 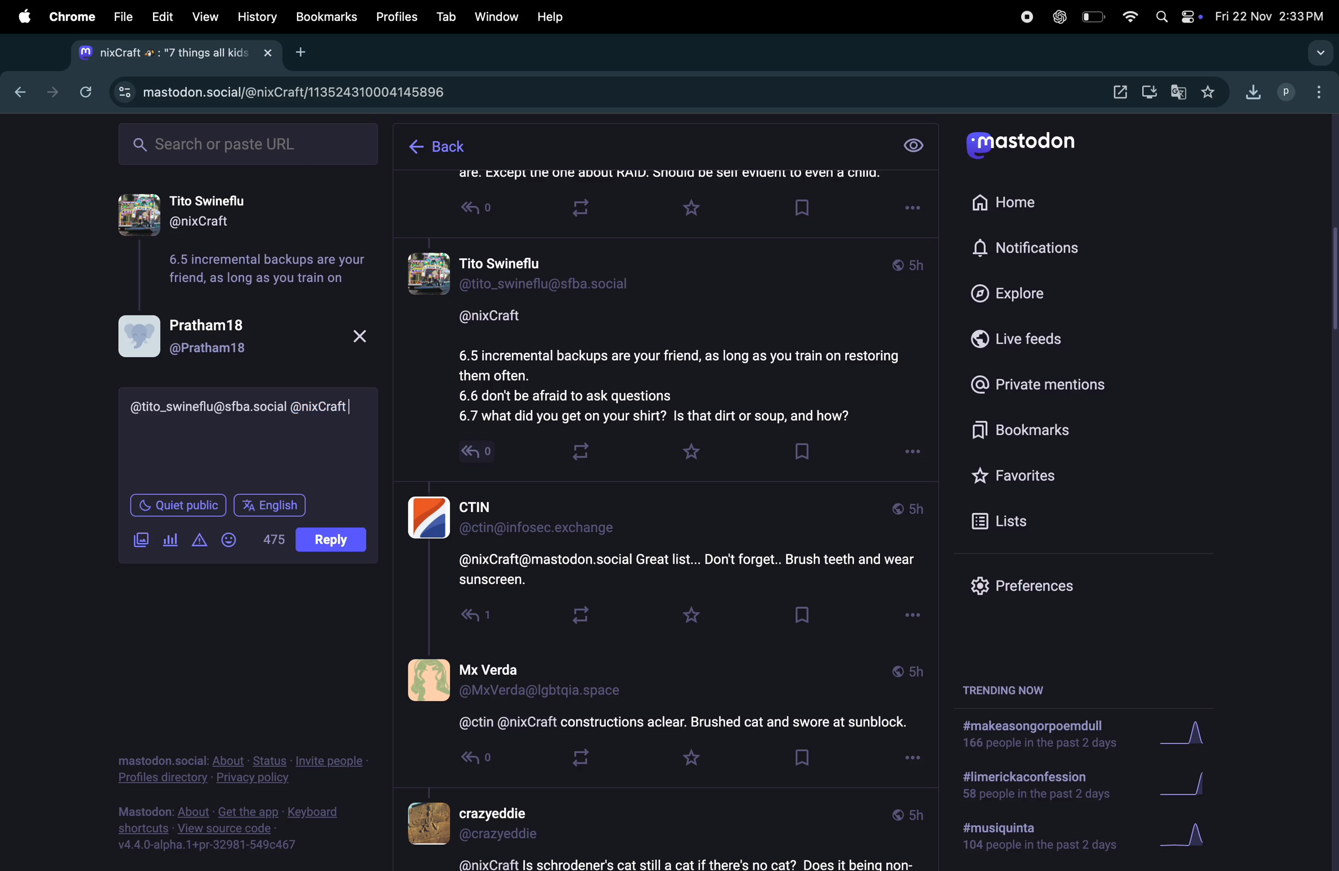 What do you see at coordinates (666, 181) in the screenshot?
I see `thread` at bounding box center [666, 181].